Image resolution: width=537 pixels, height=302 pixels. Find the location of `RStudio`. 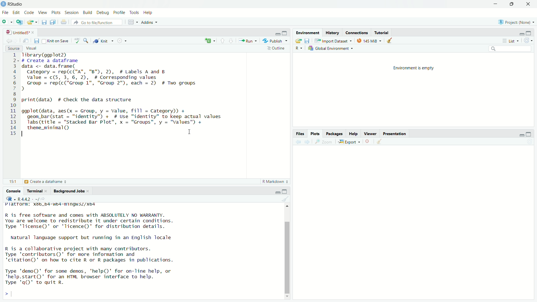

RStudio is located at coordinates (14, 4).